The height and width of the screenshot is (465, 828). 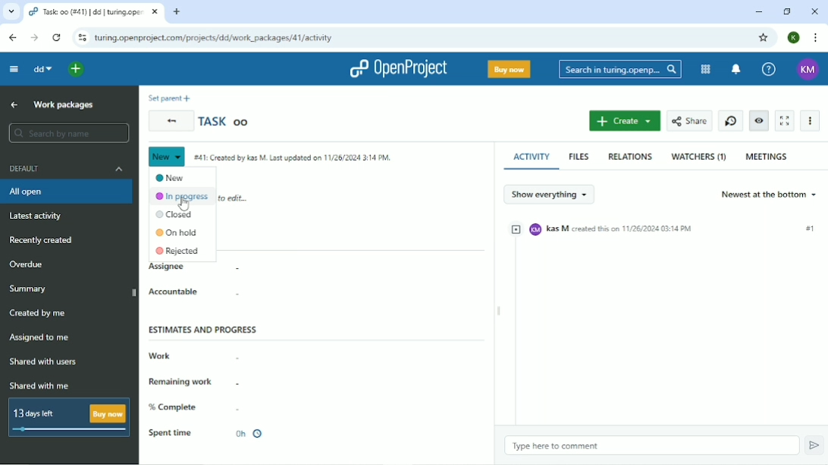 I want to click on KM, so click(x=808, y=69).